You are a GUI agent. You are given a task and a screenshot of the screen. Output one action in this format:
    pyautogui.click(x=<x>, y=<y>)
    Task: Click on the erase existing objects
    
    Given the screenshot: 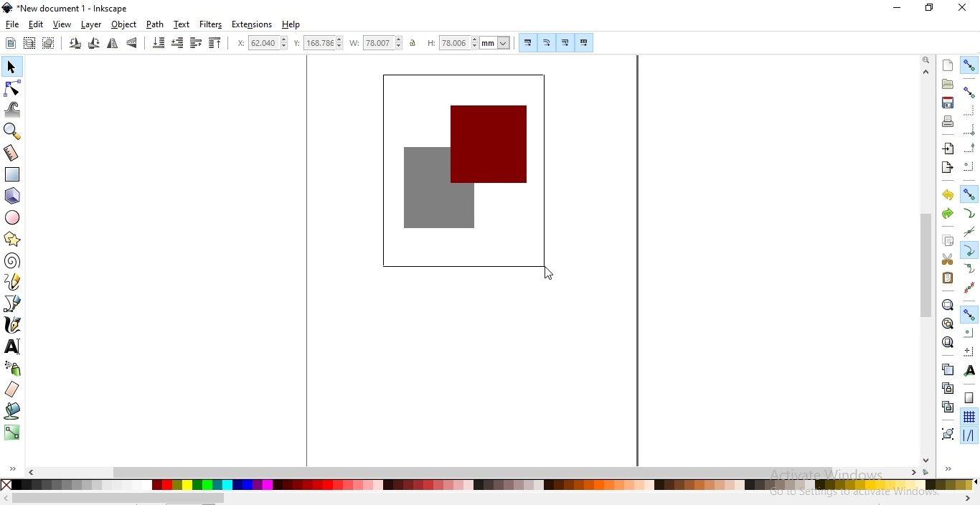 What is the action you would take?
    pyautogui.click(x=11, y=389)
    